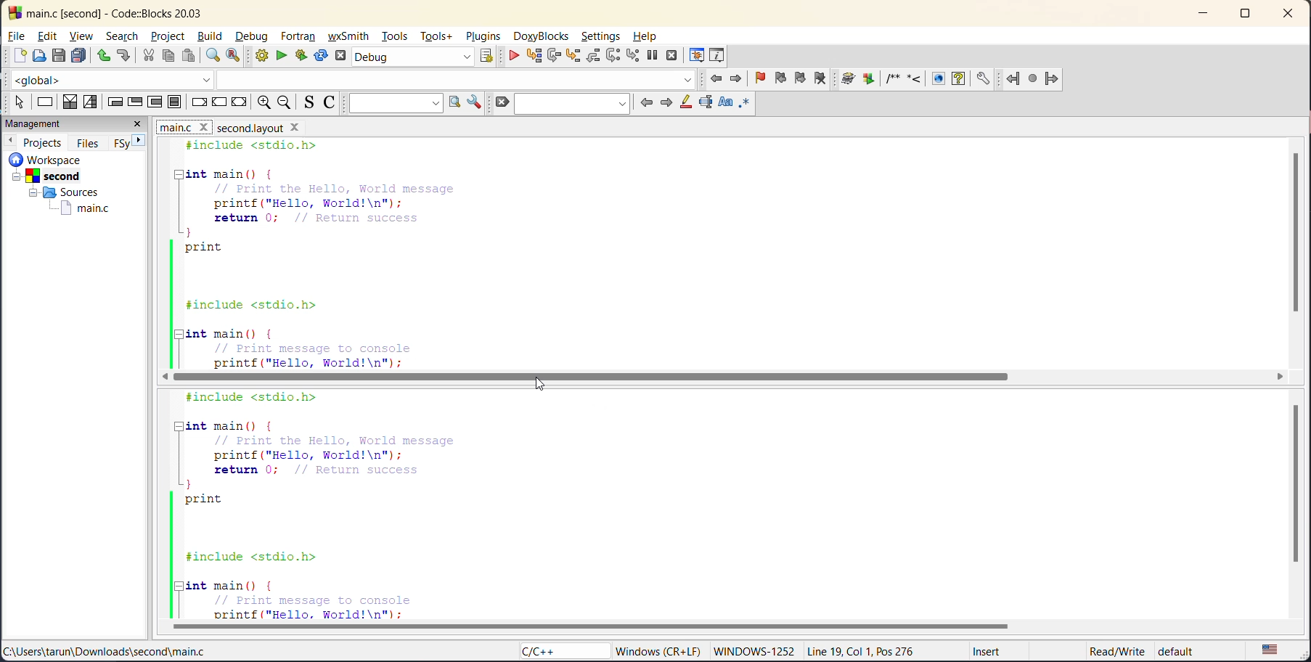 The width and height of the screenshot is (1311, 662). What do you see at coordinates (134, 103) in the screenshot?
I see `exit condition loop` at bounding box center [134, 103].